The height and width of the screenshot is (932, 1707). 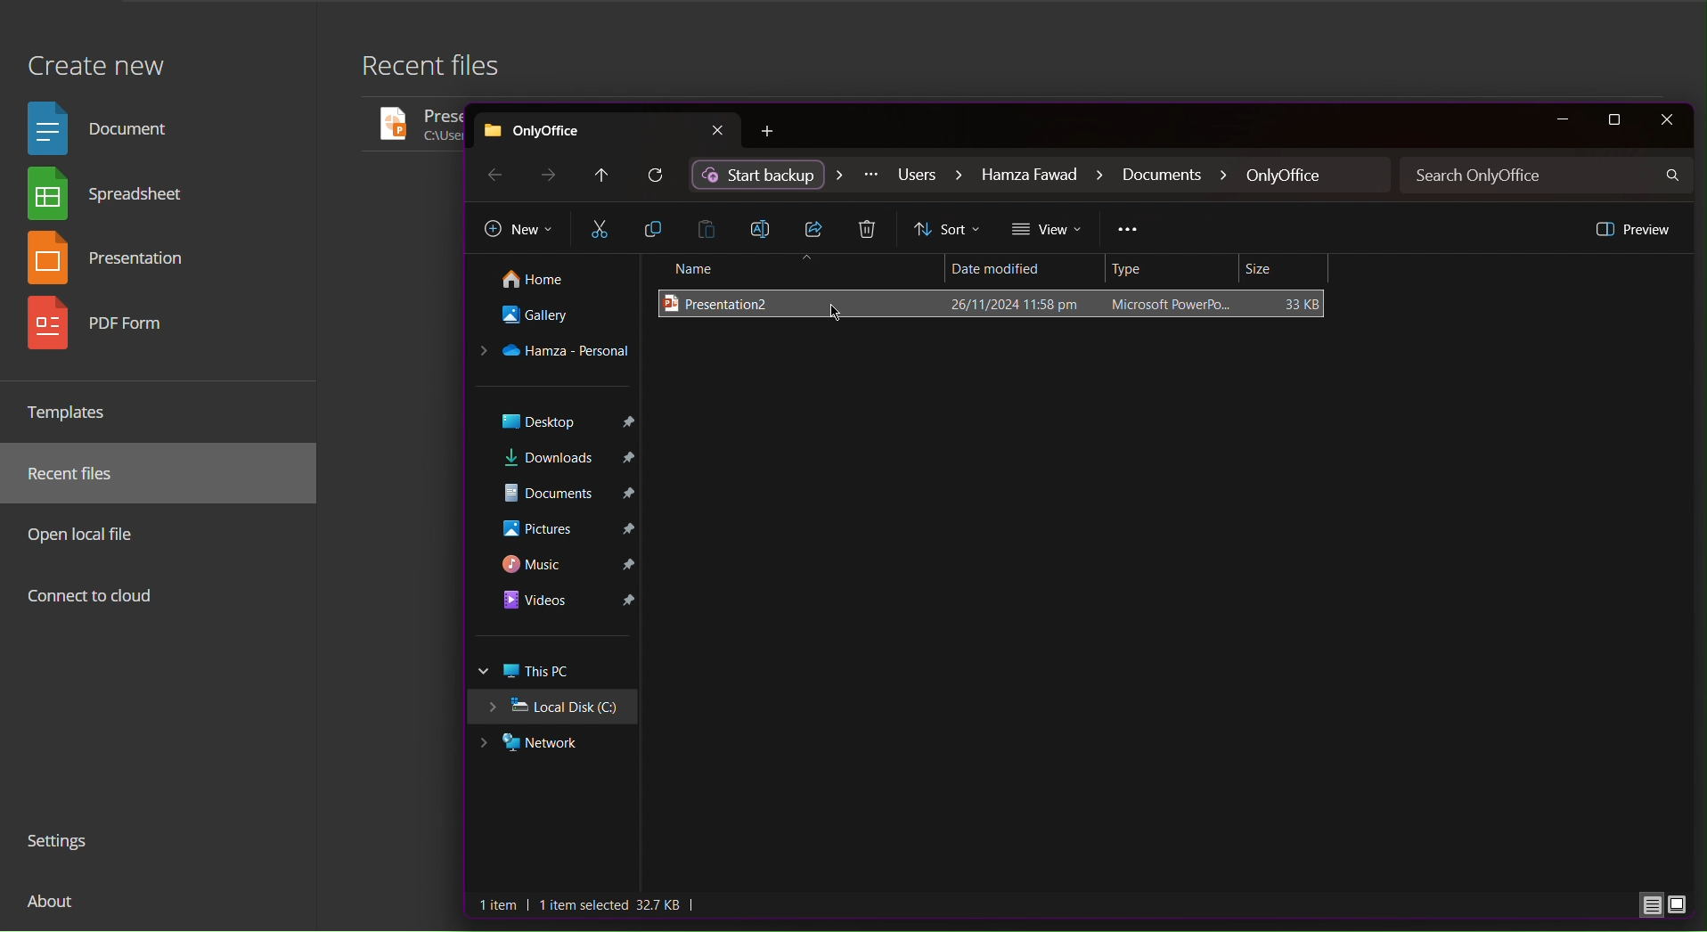 I want to click on Preview, so click(x=1631, y=228).